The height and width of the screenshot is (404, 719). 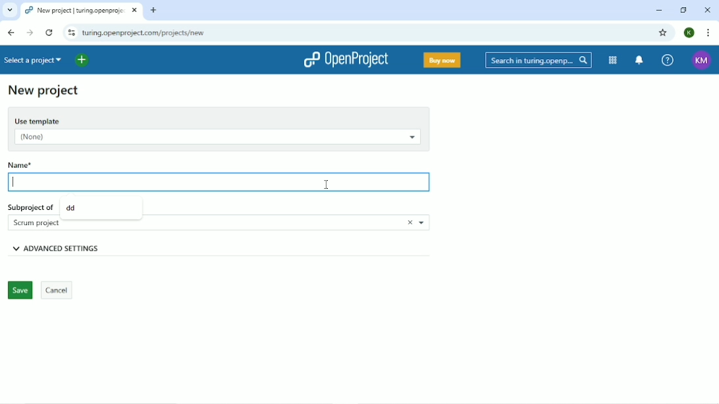 I want to click on Search tabs, so click(x=9, y=11).